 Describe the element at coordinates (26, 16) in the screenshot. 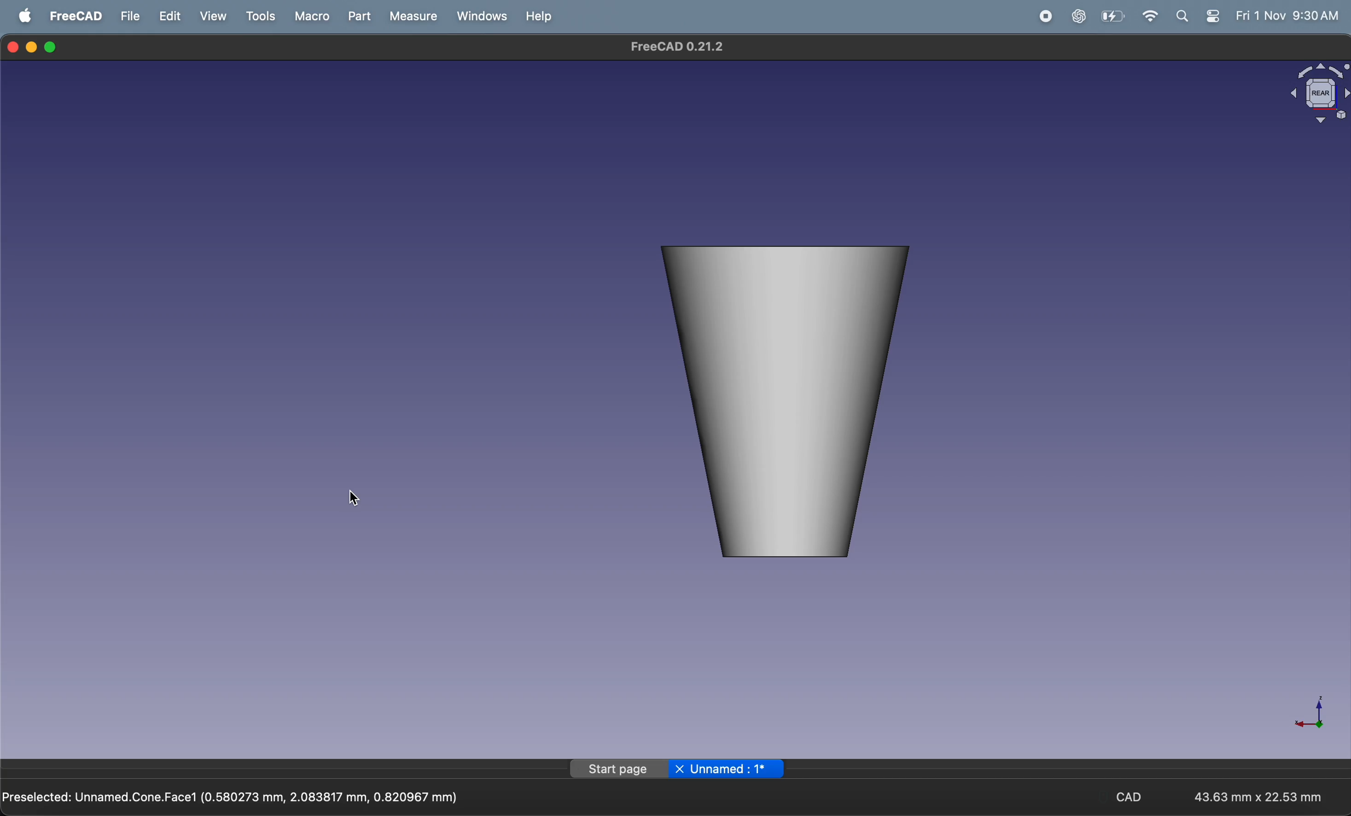

I see `apple menu` at that location.